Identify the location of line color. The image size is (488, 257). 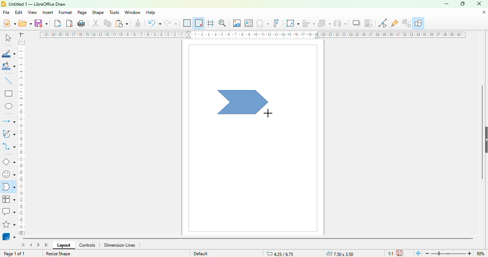
(9, 53).